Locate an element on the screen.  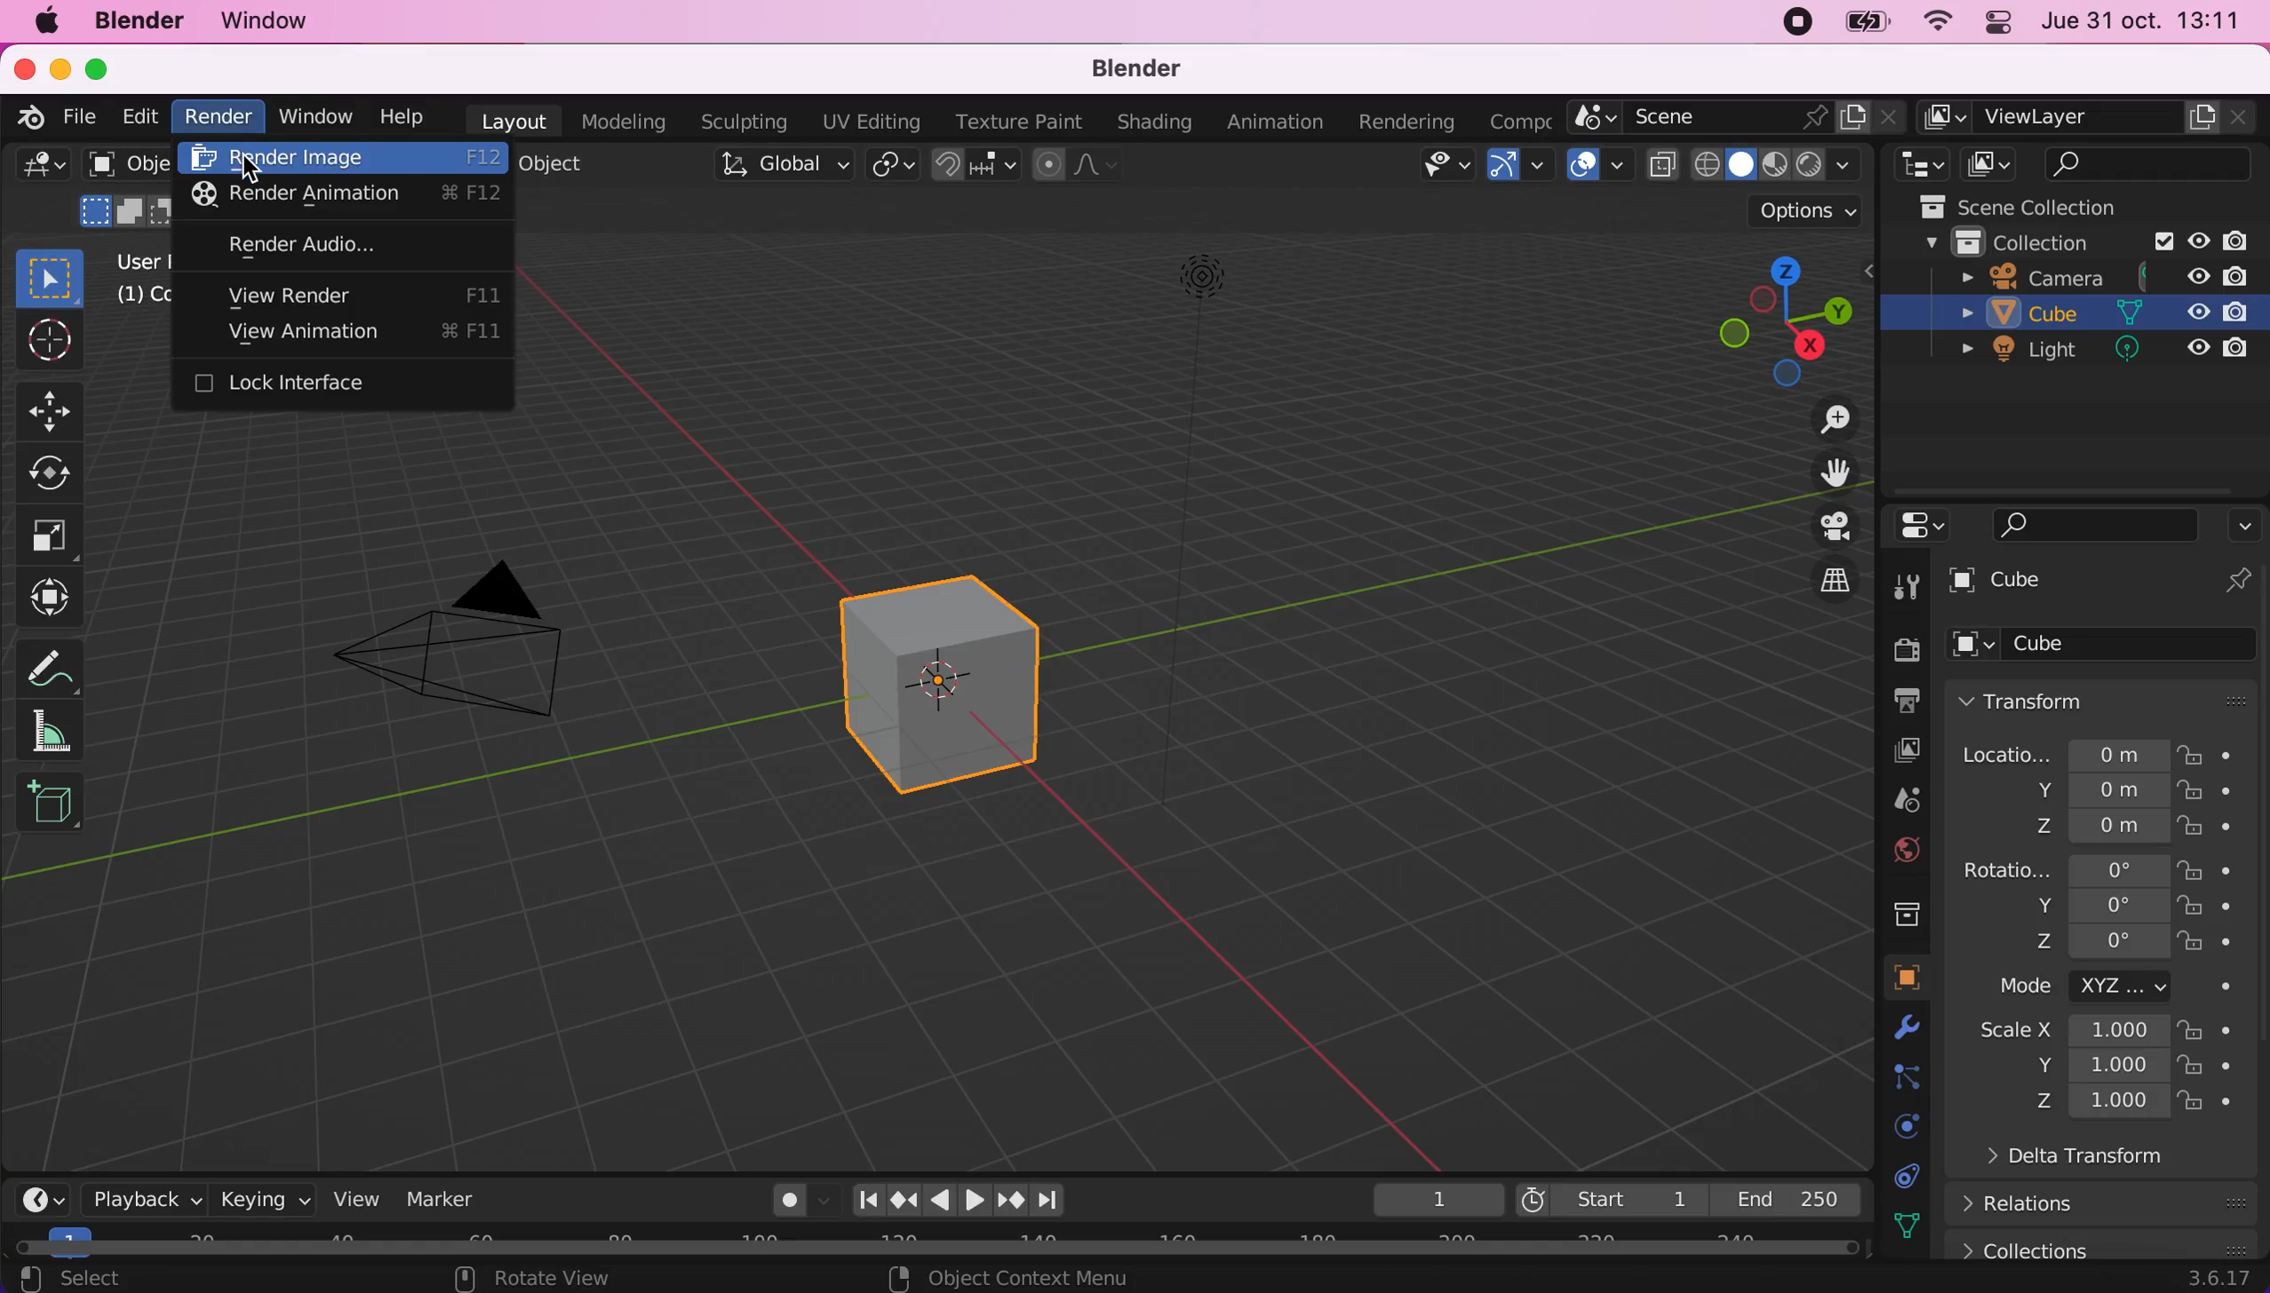
texture is located at coordinates (1916, 1226).